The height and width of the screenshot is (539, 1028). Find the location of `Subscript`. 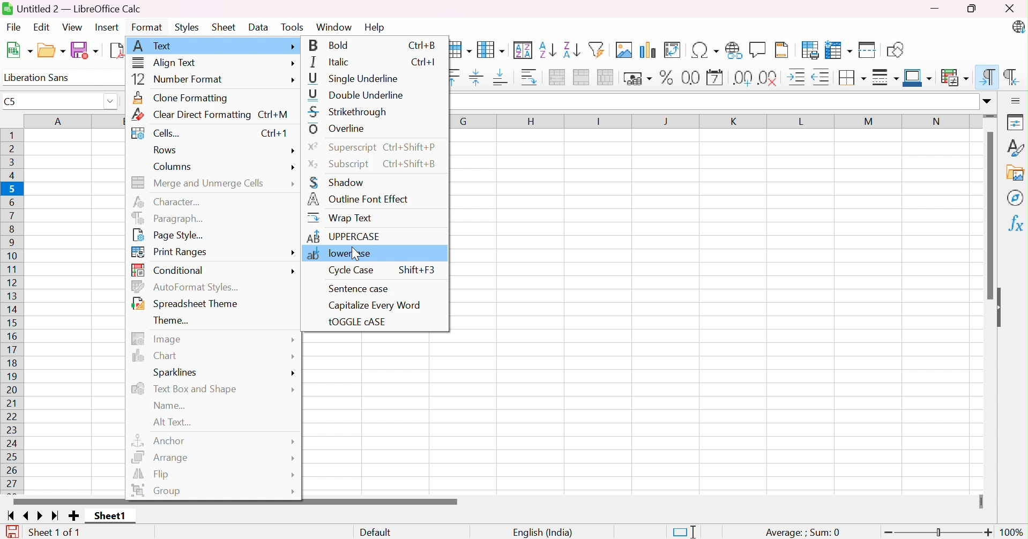

Subscript is located at coordinates (340, 163).